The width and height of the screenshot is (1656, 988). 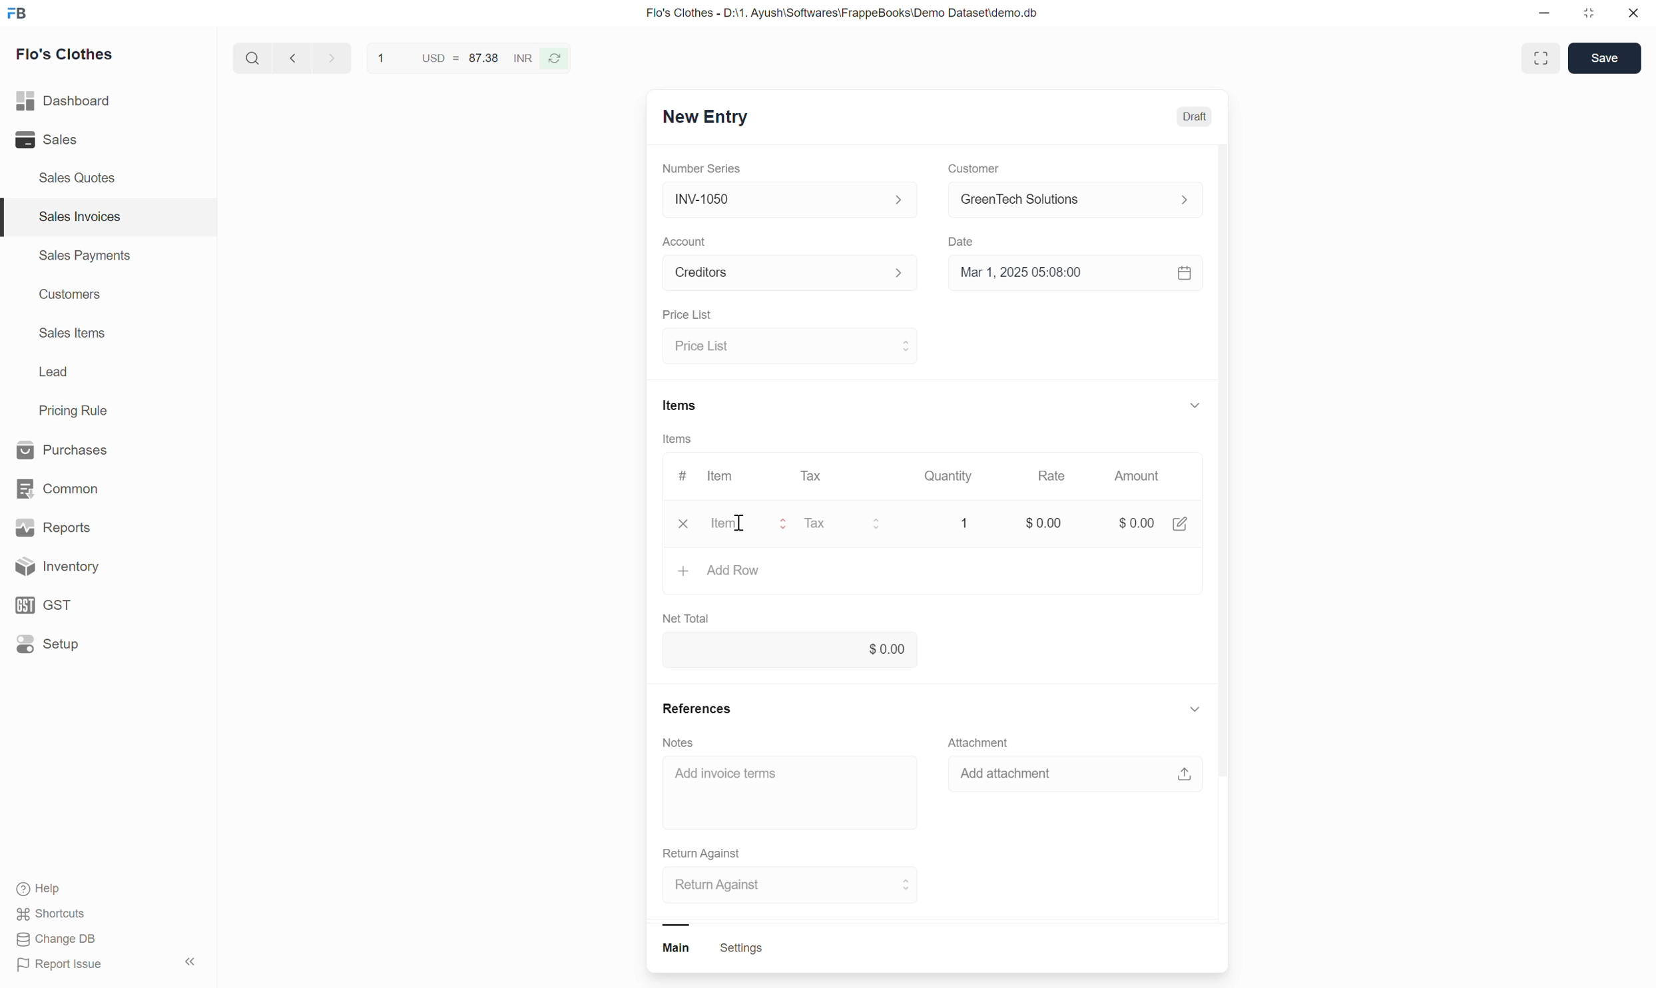 What do you see at coordinates (845, 523) in the screenshot?
I see `select tax` at bounding box center [845, 523].